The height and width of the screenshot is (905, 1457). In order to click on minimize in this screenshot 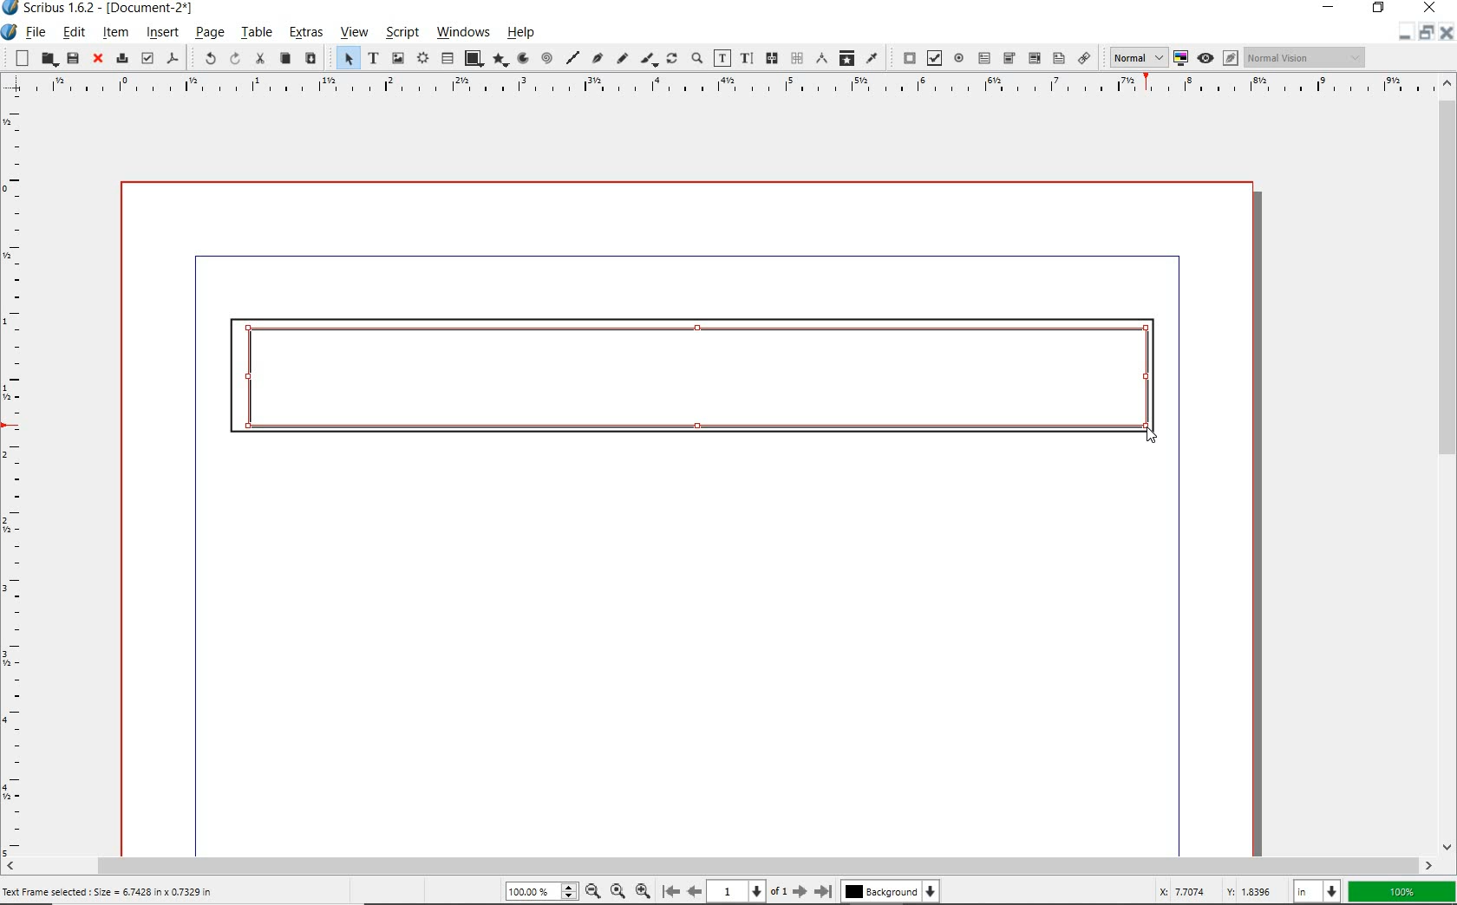, I will do `click(1402, 37)`.